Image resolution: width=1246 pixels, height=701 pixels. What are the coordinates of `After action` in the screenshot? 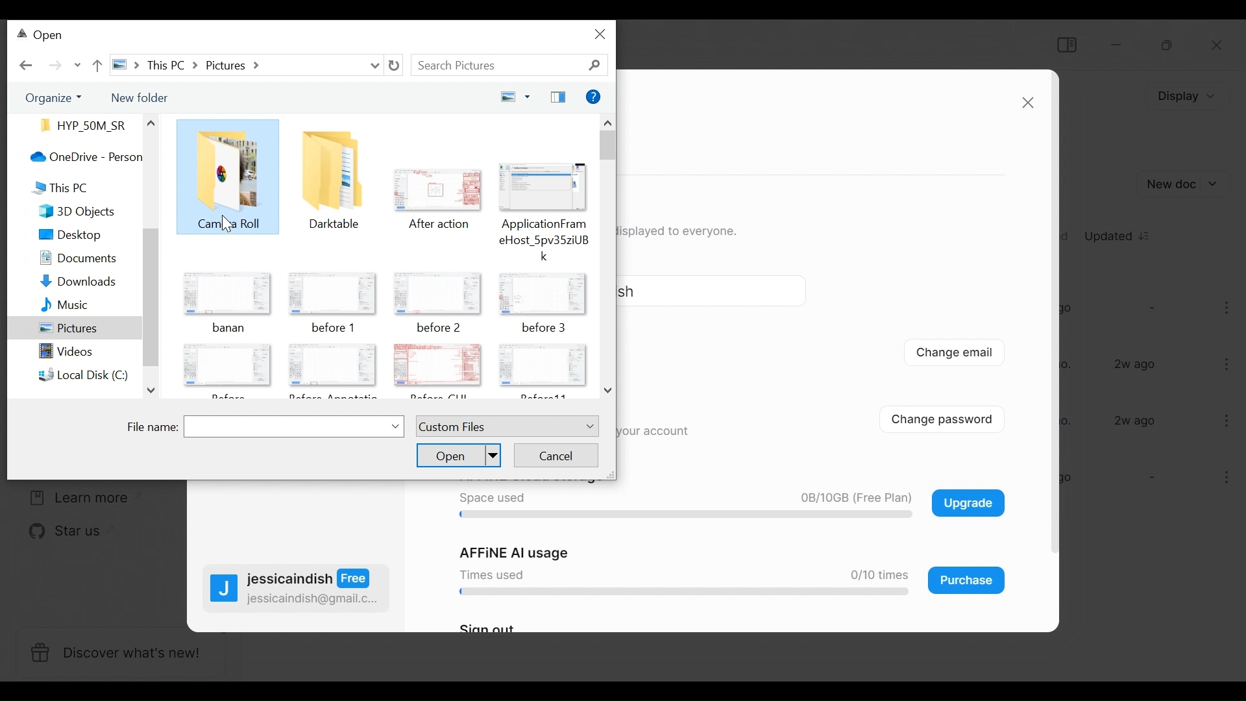 It's located at (441, 225).